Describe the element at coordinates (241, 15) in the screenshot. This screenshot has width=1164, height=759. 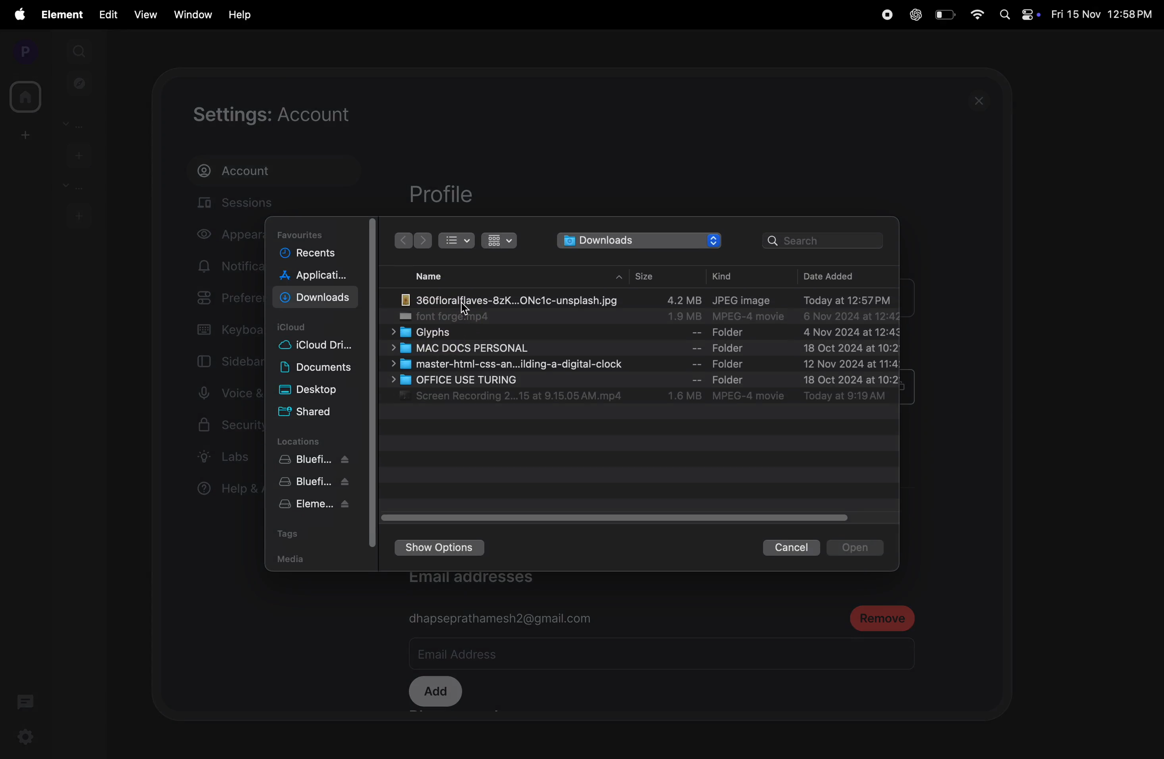
I see `Help` at that location.